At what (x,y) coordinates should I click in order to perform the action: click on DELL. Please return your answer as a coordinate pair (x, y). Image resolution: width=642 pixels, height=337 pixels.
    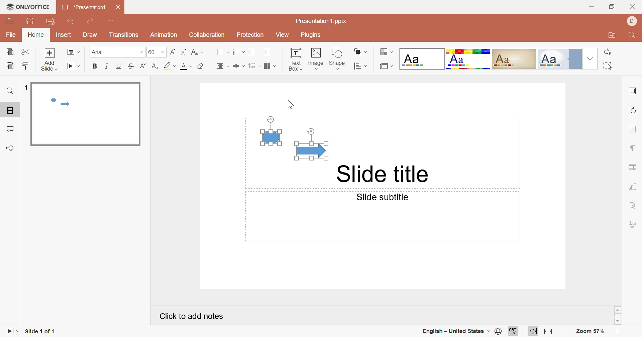
    Looking at the image, I should click on (633, 21).